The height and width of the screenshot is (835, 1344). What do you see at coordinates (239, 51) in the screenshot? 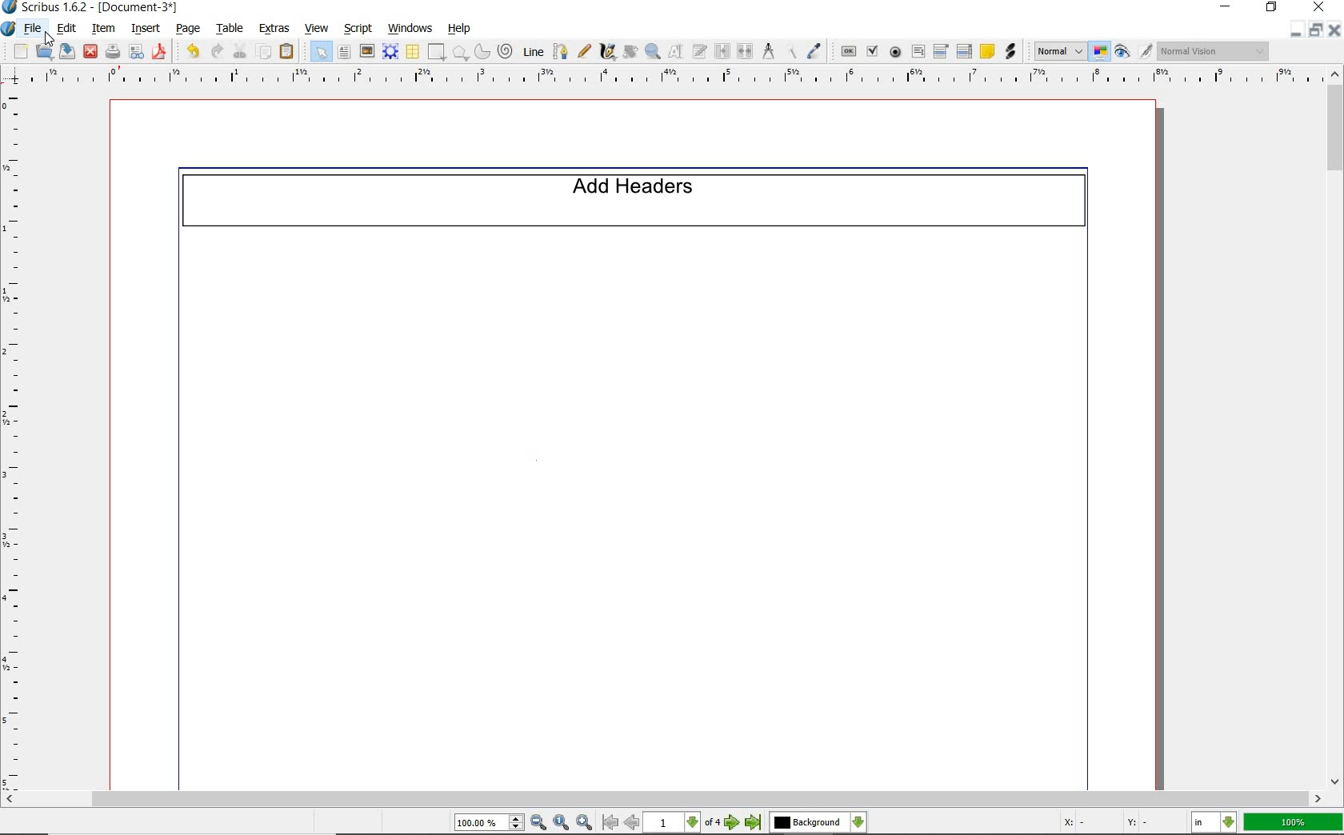
I see `cut` at bounding box center [239, 51].